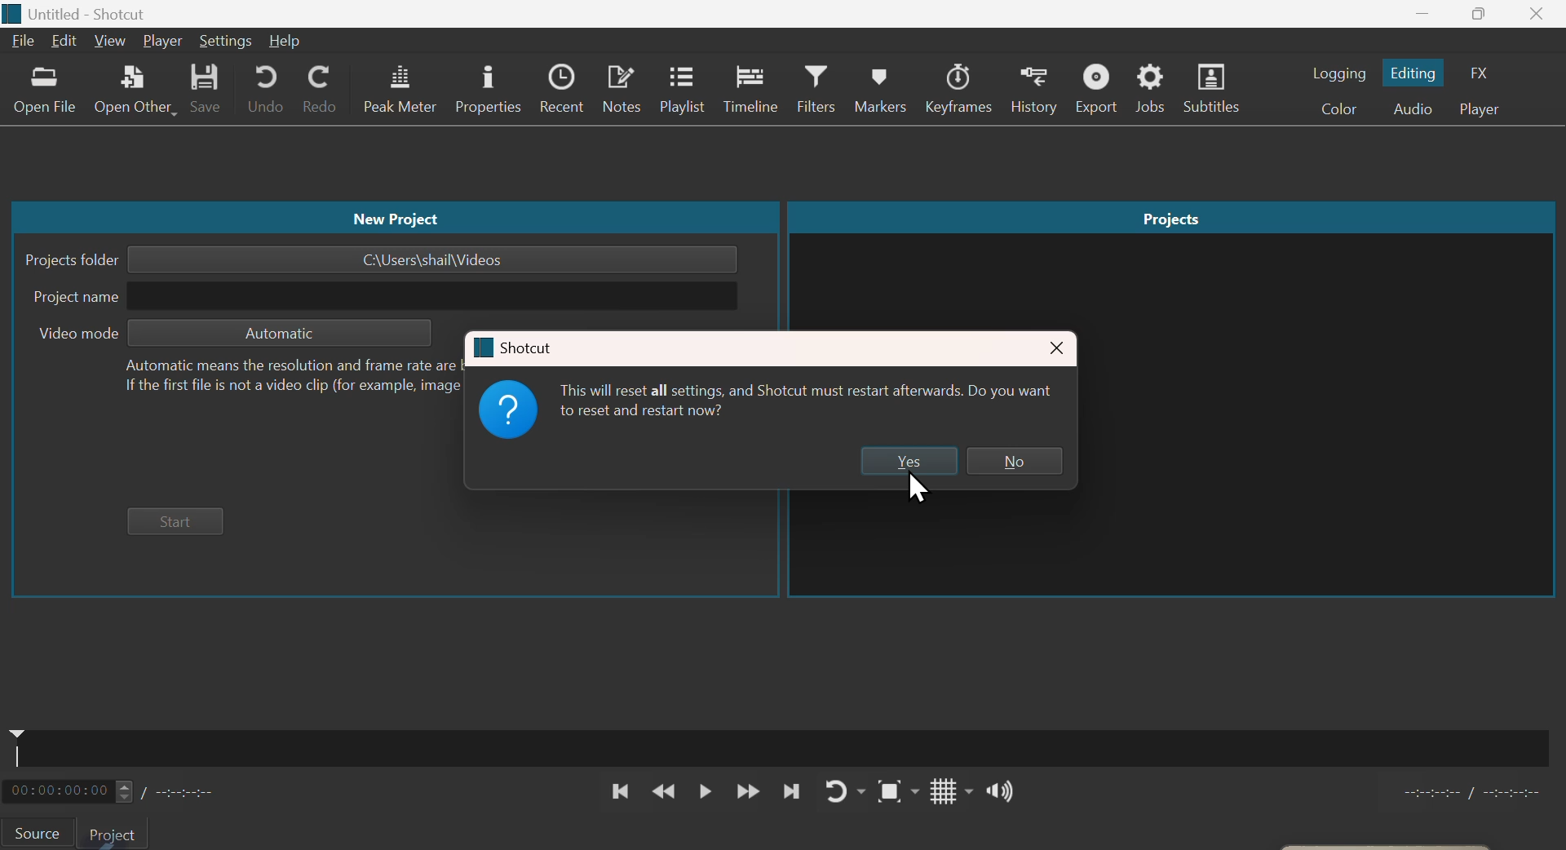 This screenshot has height=850, width=1566. What do you see at coordinates (520, 350) in the screenshot?
I see `Shortcut` at bounding box center [520, 350].